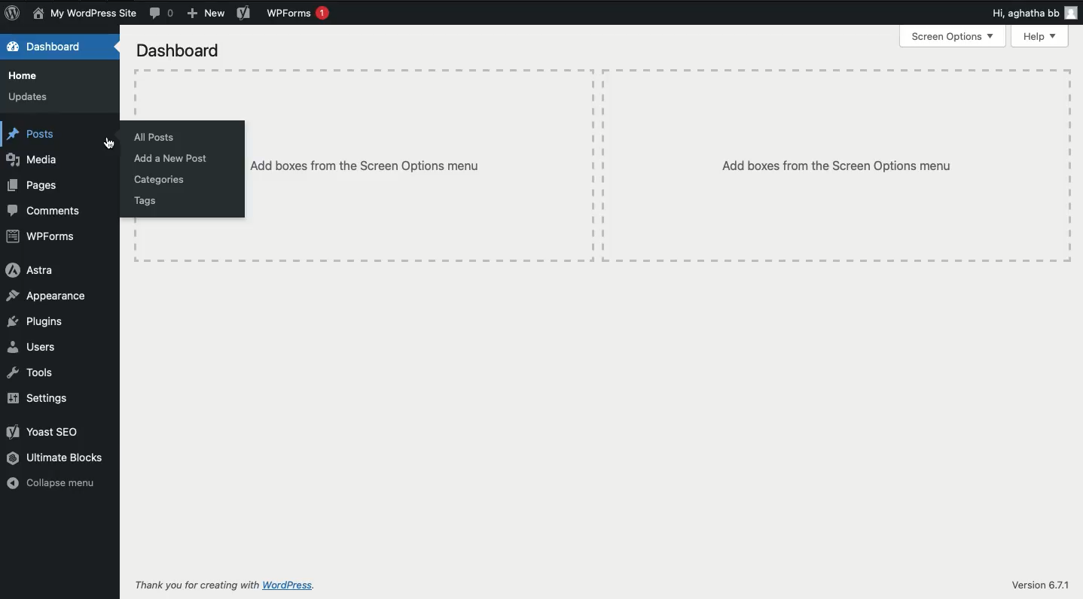 This screenshot has height=599, width=1083. I want to click on Version 6.7.1, so click(1040, 586).